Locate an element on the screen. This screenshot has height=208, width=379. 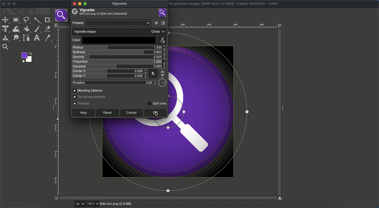
Rotation is located at coordinates (114, 83).